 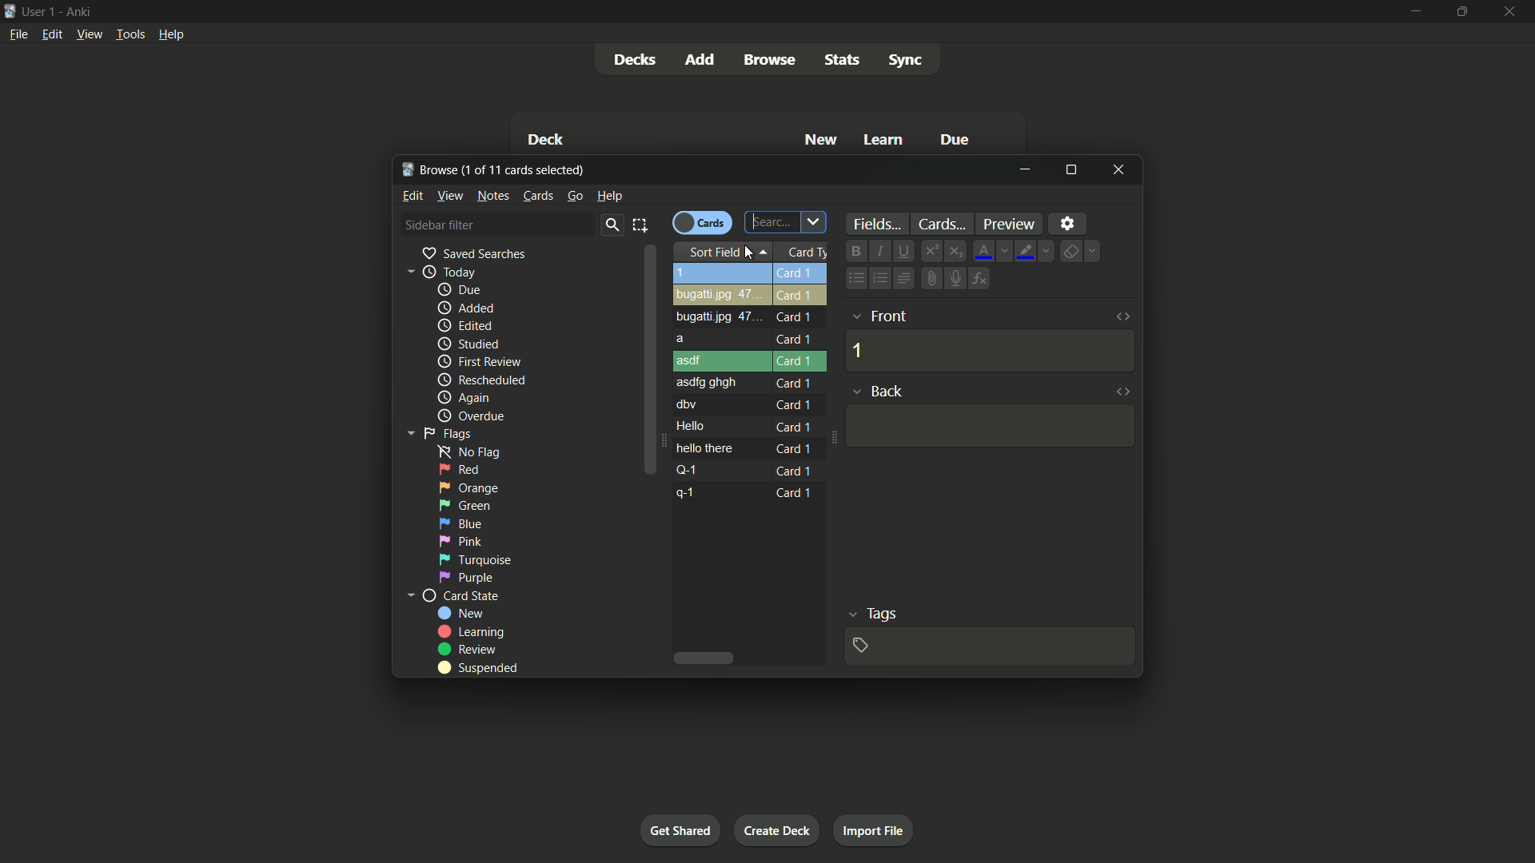 I want to click on card 1, so click(x=795, y=493).